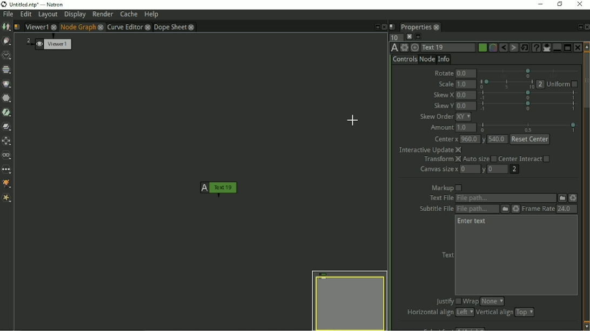 This screenshot has width=590, height=331. What do you see at coordinates (445, 138) in the screenshot?
I see `Center` at bounding box center [445, 138].